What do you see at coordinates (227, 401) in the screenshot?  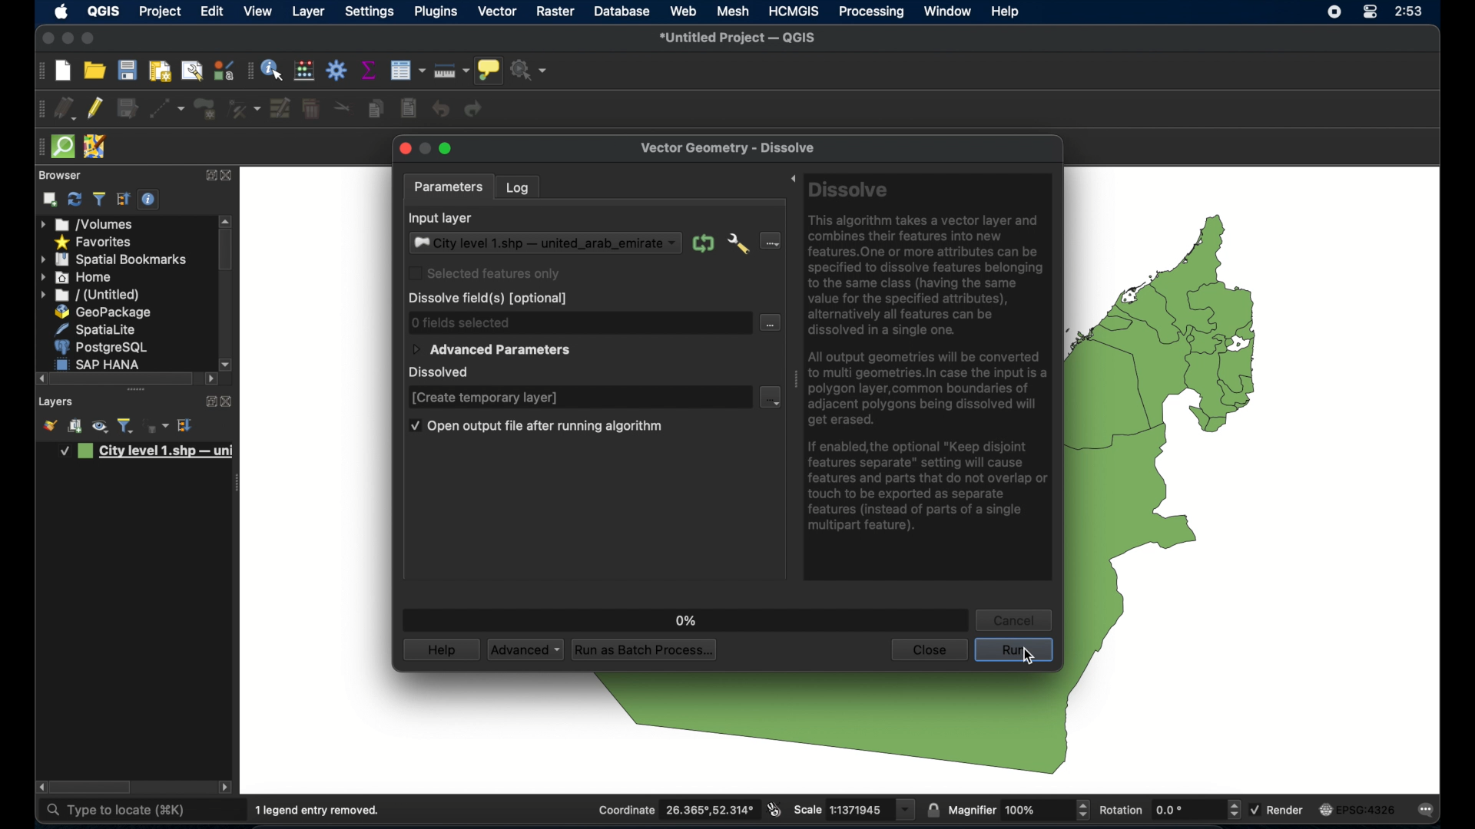 I see `close` at bounding box center [227, 401].